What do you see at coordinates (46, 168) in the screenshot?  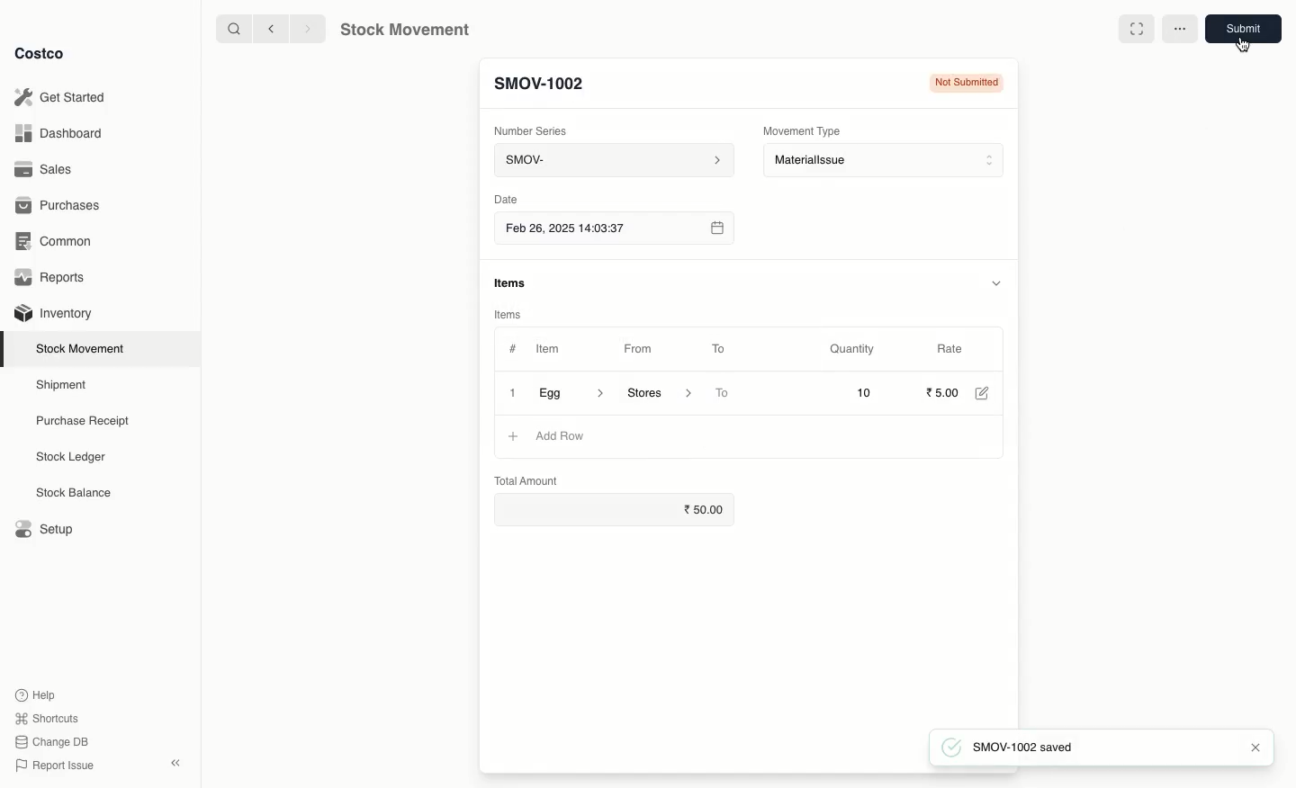 I see `Sales` at bounding box center [46, 168].